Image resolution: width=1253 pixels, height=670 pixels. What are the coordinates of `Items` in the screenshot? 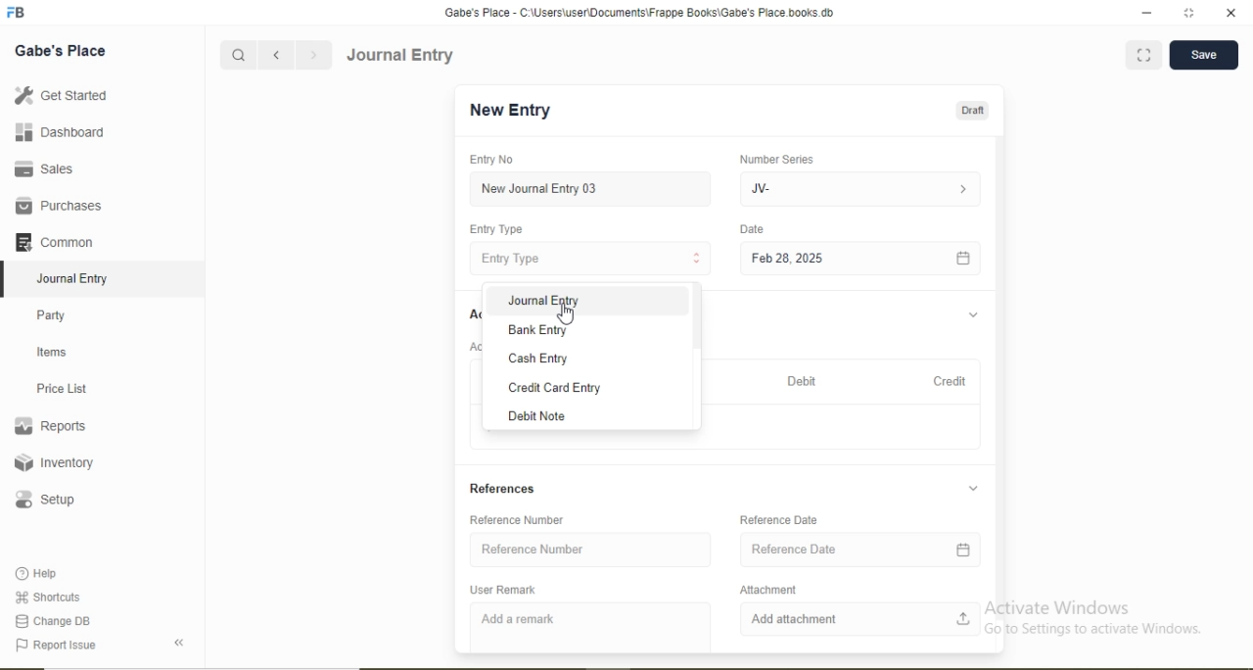 It's located at (52, 352).